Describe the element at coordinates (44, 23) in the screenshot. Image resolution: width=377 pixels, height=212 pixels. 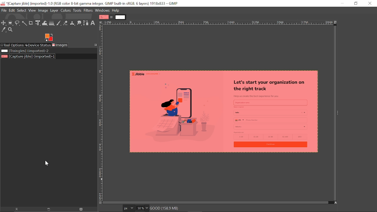
I see `Wrap text tool` at that location.